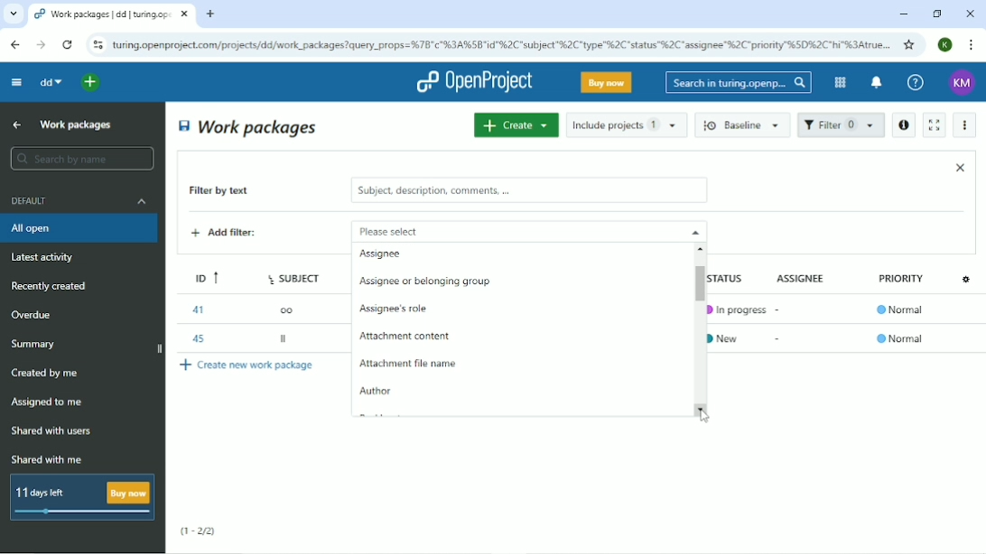 The height and width of the screenshot is (554, 986). Describe the element at coordinates (399, 307) in the screenshot. I see `Assignee's role` at that location.